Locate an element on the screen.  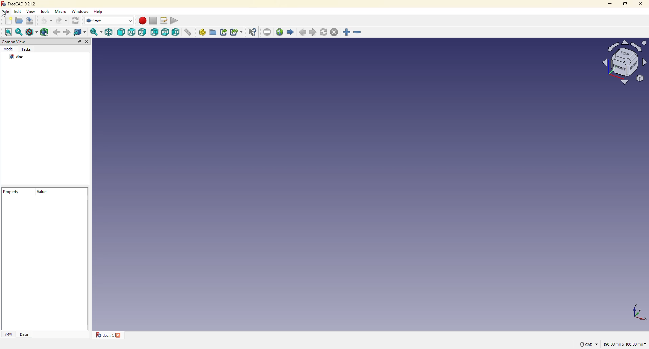
help is located at coordinates (100, 11).